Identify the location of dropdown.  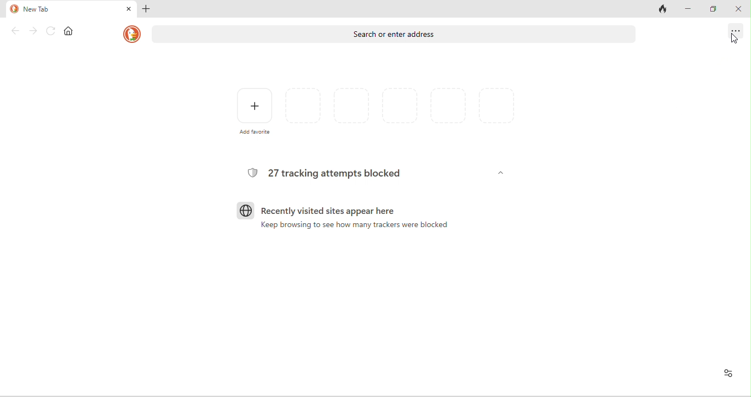
(500, 175).